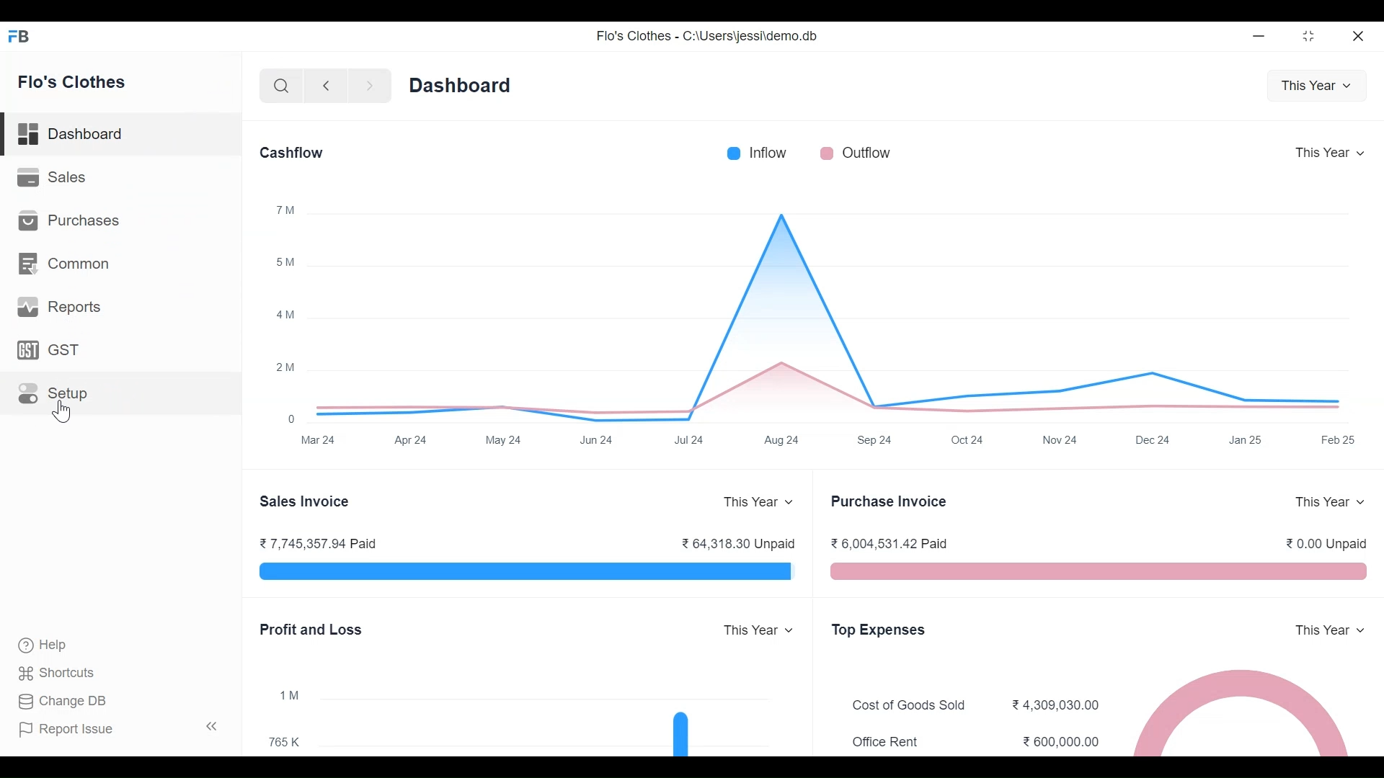 The width and height of the screenshot is (1384, 778). Describe the element at coordinates (279, 86) in the screenshot. I see `Search` at that location.